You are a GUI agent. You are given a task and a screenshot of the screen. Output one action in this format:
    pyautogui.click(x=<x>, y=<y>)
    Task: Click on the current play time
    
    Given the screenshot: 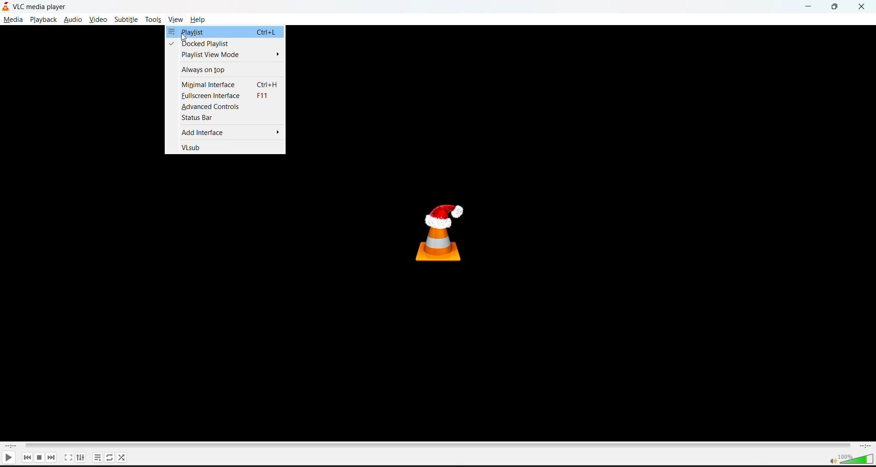 What is the action you would take?
    pyautogui.click(x=11, y=446)
    